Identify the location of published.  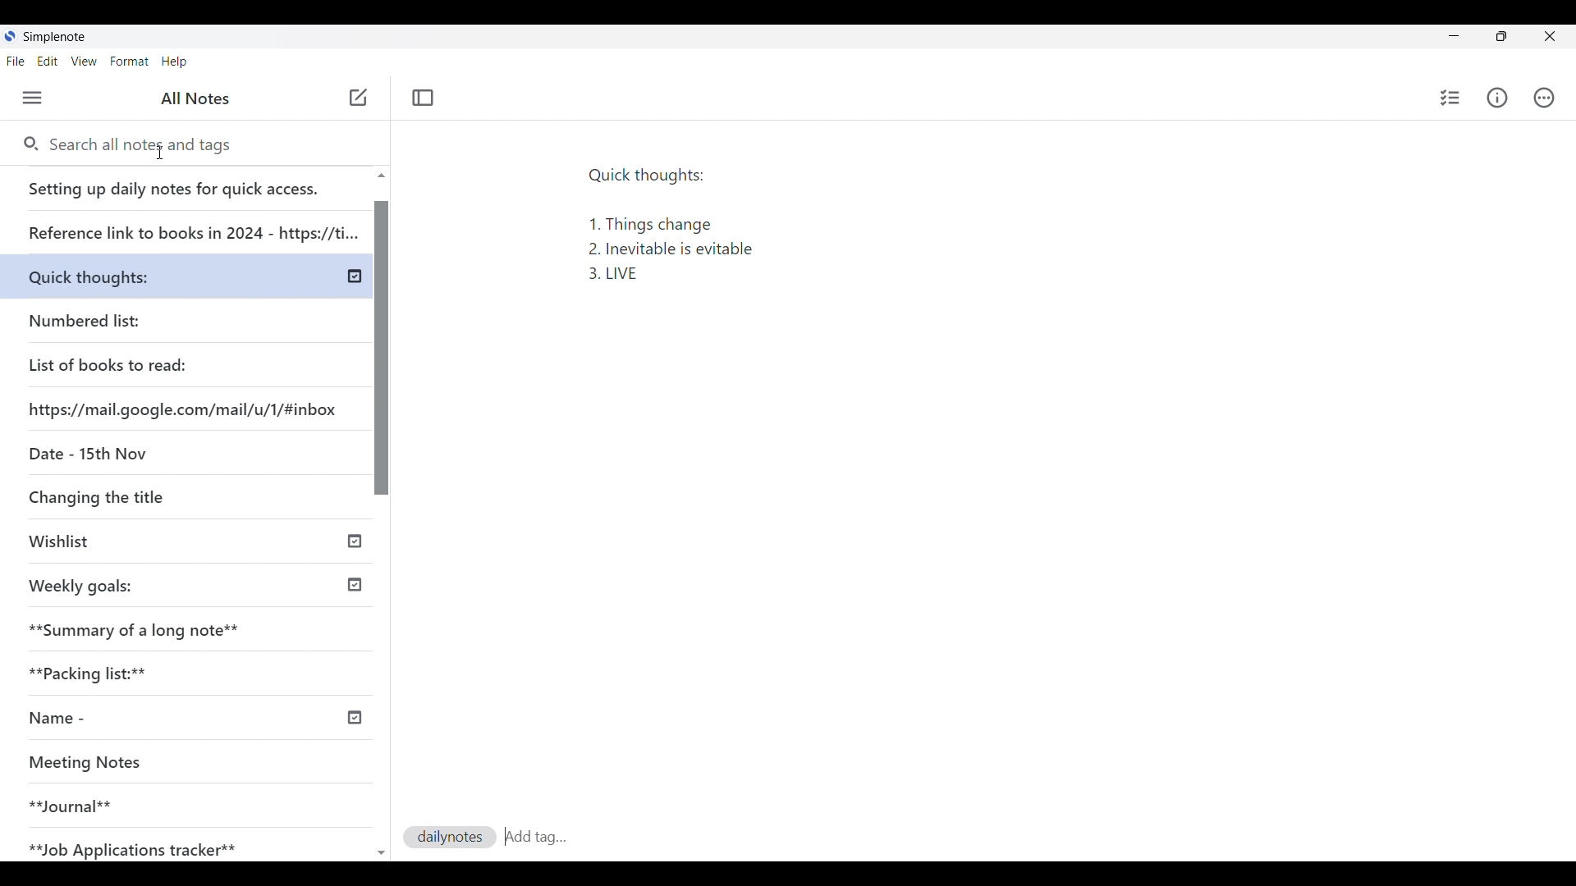
(355, 586).